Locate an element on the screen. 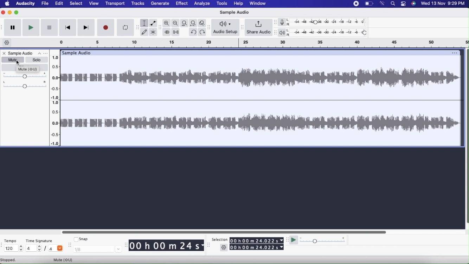 The width and height of the screenshot is (469, 264). Adjust is located at coordinates (274, 32).